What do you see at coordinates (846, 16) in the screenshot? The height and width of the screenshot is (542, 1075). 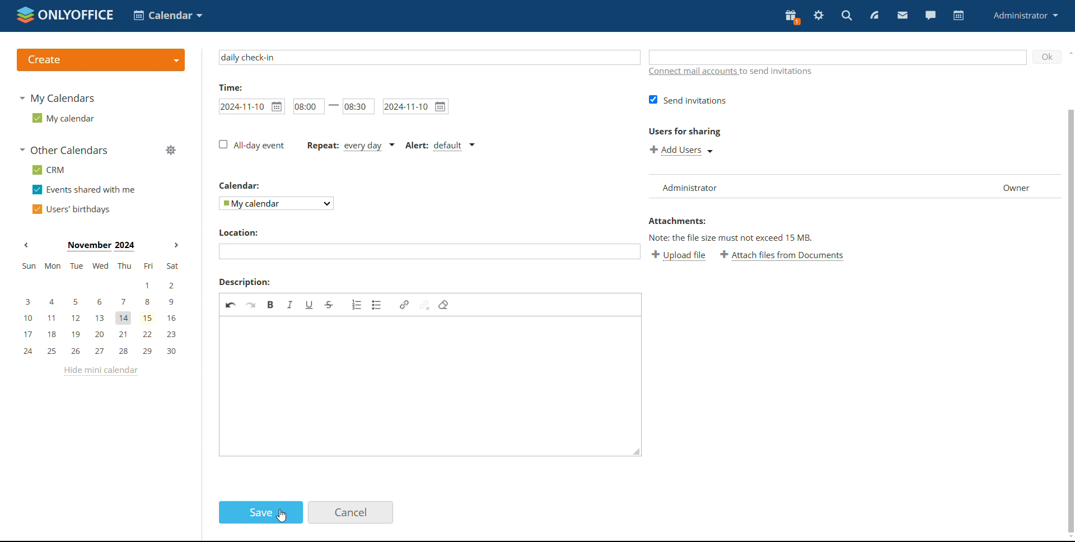 I see `search` at bounding box center [846, 16].